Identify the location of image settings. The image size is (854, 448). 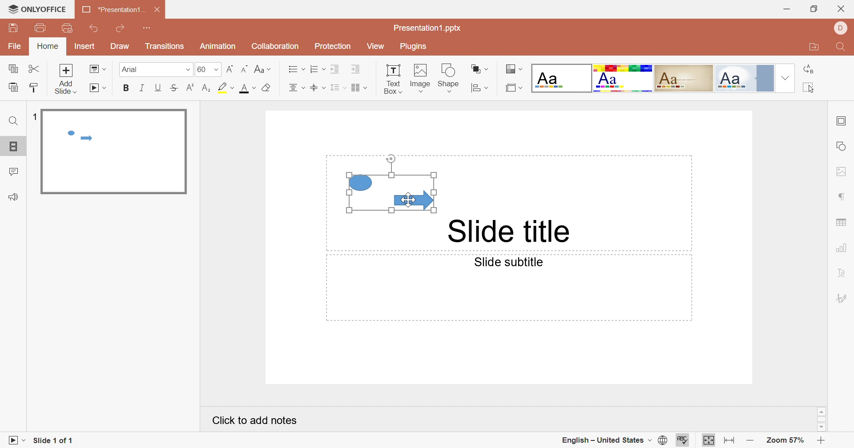
(842, 170).